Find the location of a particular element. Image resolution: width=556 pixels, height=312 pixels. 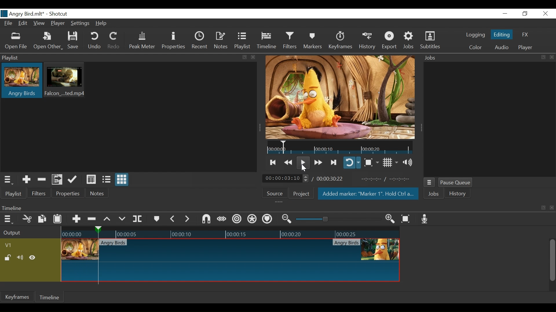

Shotcut is located at coordinates (58, 14).